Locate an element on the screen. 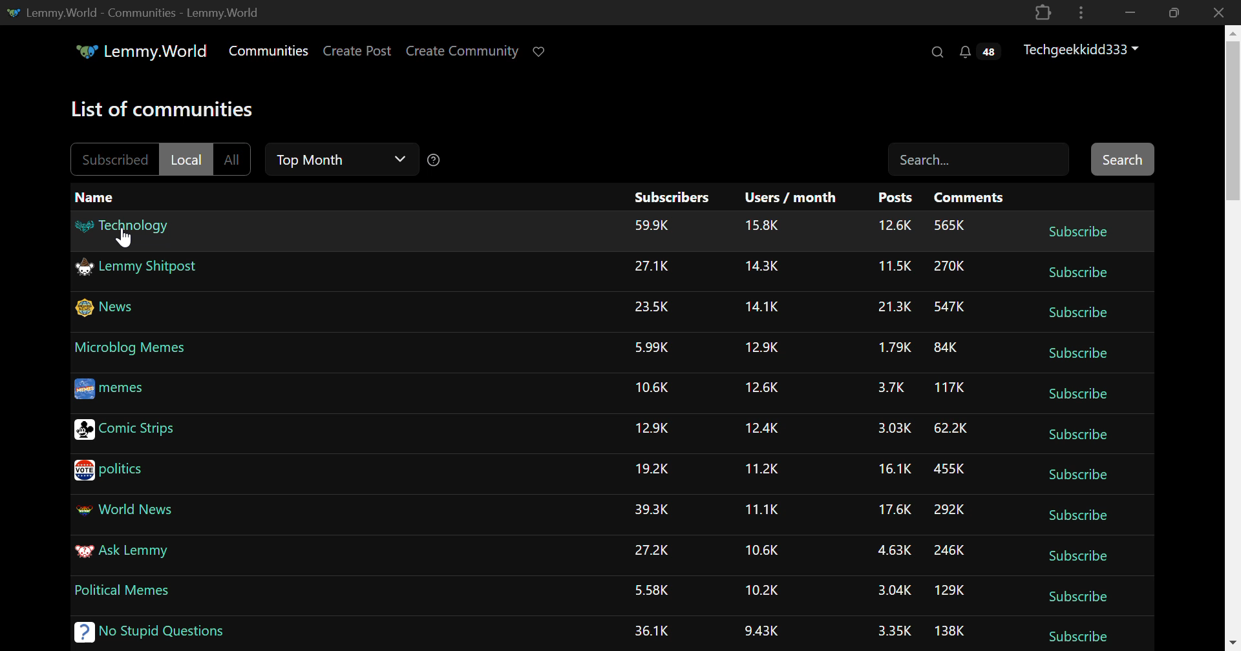 Image resolution: width=1241 pixels, height=651 pixels. Create Post is located at coordinates (359, 51).